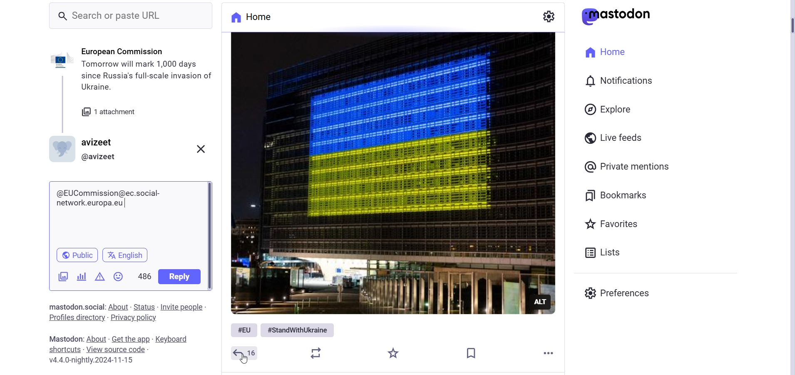 This screenshot has height=375, width=795. What do you see at coordinates (612, 224) in the screenshot?
I see `Favorites` at bounding box center [612, 224].